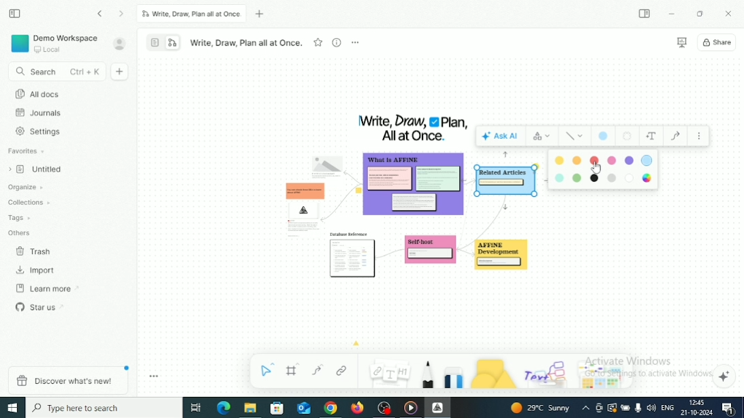 This screenshot has height=418, width=744. What do you see at coordinates (327, 163) in the screenshot?
I see `Image` at bounding box center [327, 163].